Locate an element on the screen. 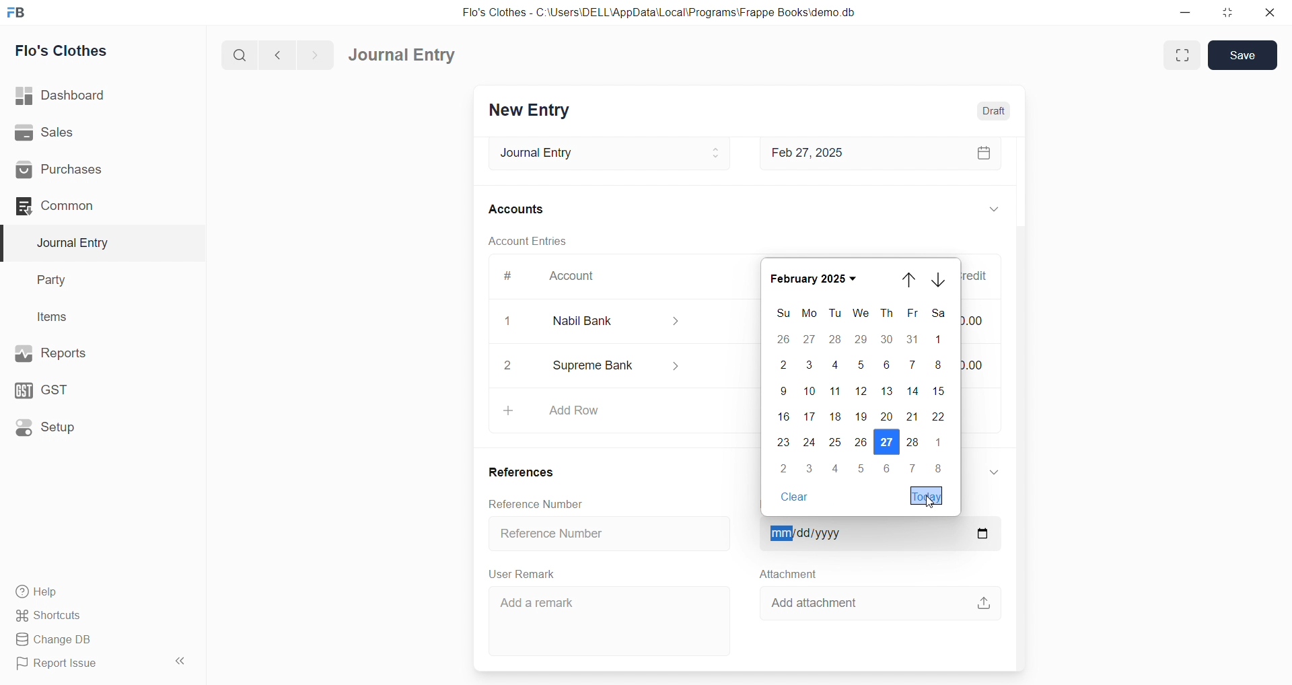 The image size is (1292, 685). 1 is located at coordinates (509, 322).